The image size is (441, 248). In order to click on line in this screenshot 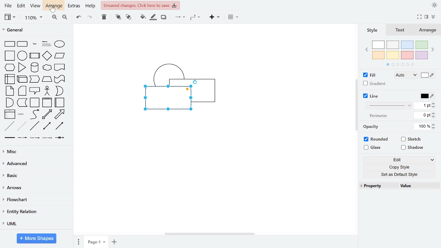, I will do `click(371, 96)`.